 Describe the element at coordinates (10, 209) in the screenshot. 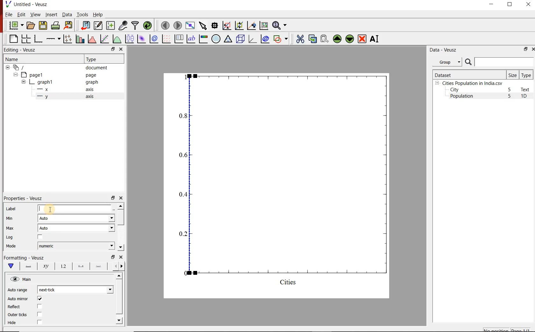

I see `Label` at that location.